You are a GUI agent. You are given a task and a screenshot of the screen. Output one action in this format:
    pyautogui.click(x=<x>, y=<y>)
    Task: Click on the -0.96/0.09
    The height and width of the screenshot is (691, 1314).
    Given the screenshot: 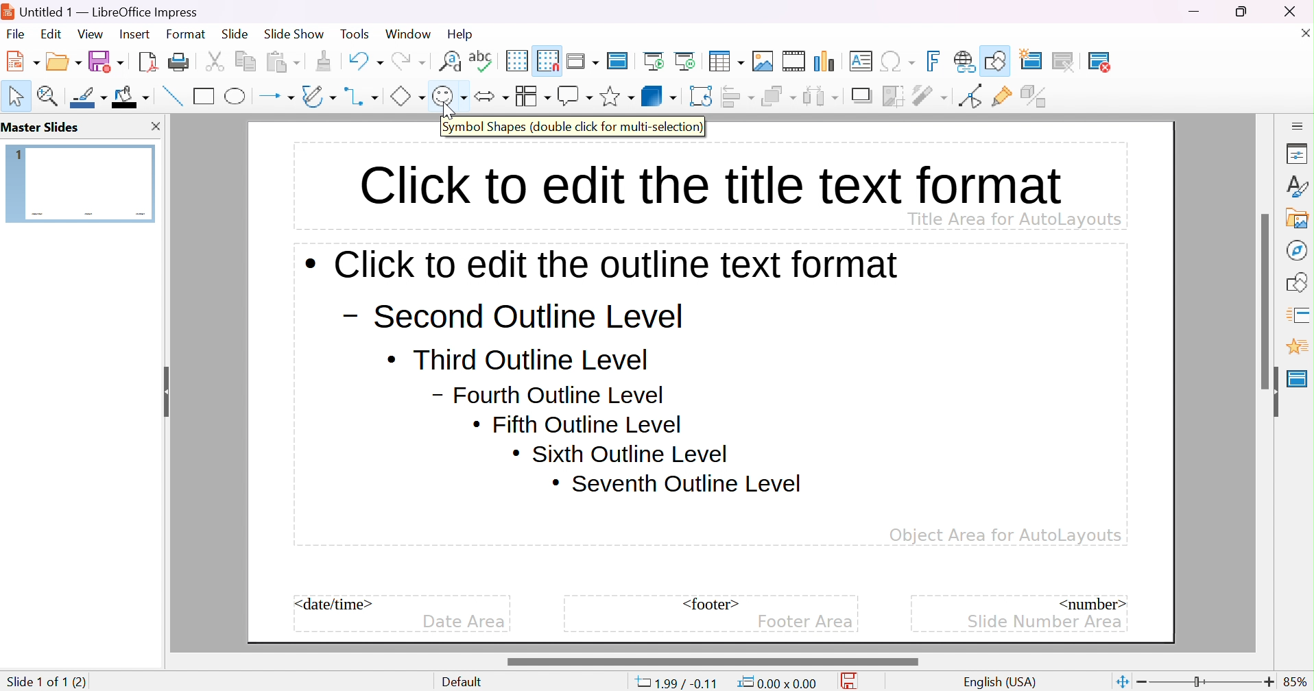 What is the action you would take?
    pyautogui.click(x=680, y=683)
    